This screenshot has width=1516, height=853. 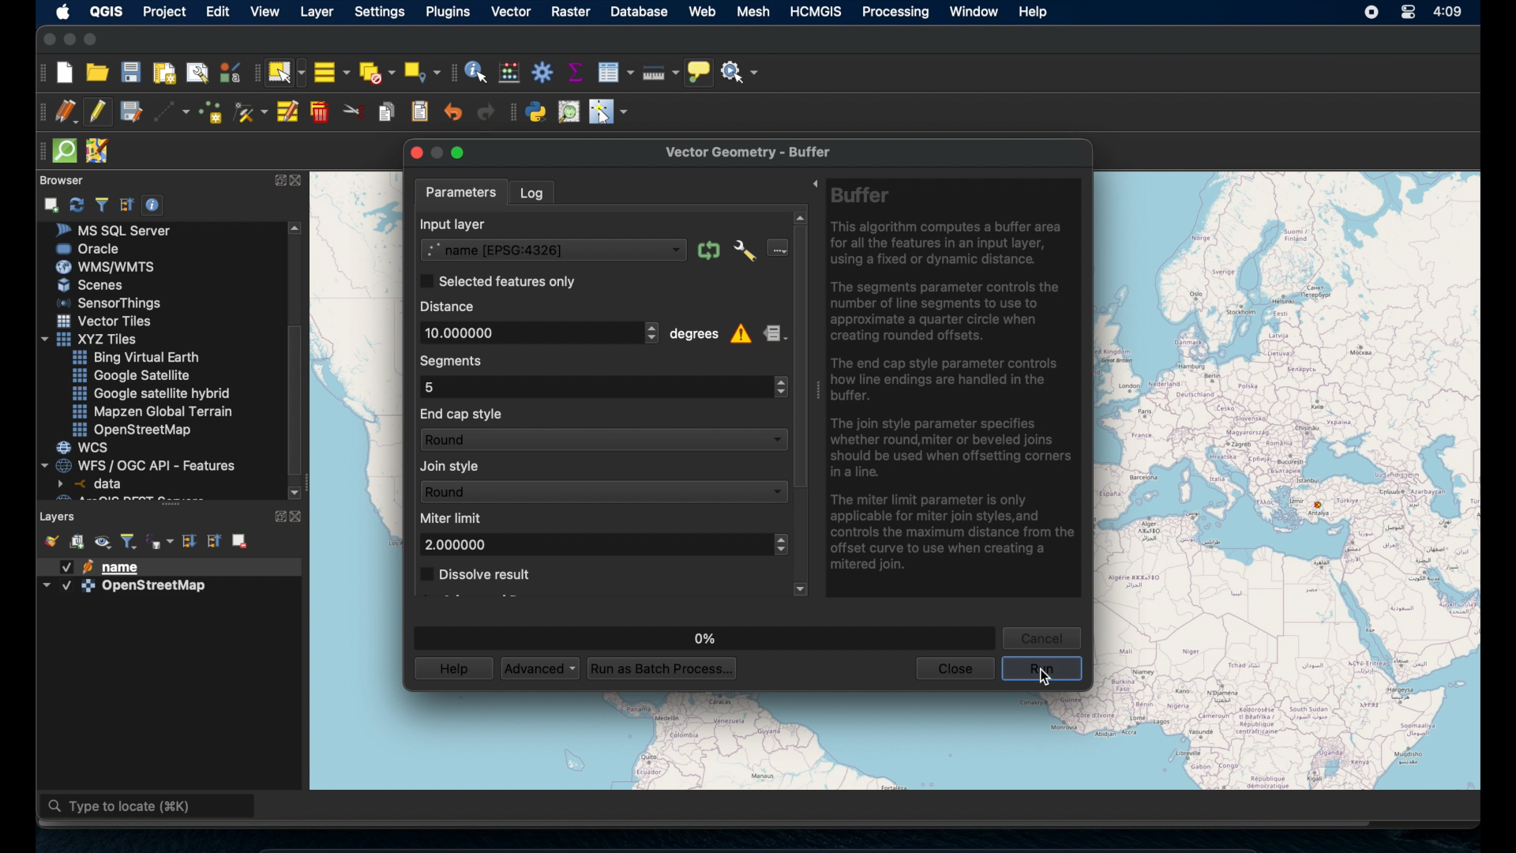 What do you see at coordinates (94, 39) in the screenshot?
I see `maximize` at bounding box center [94, 39].